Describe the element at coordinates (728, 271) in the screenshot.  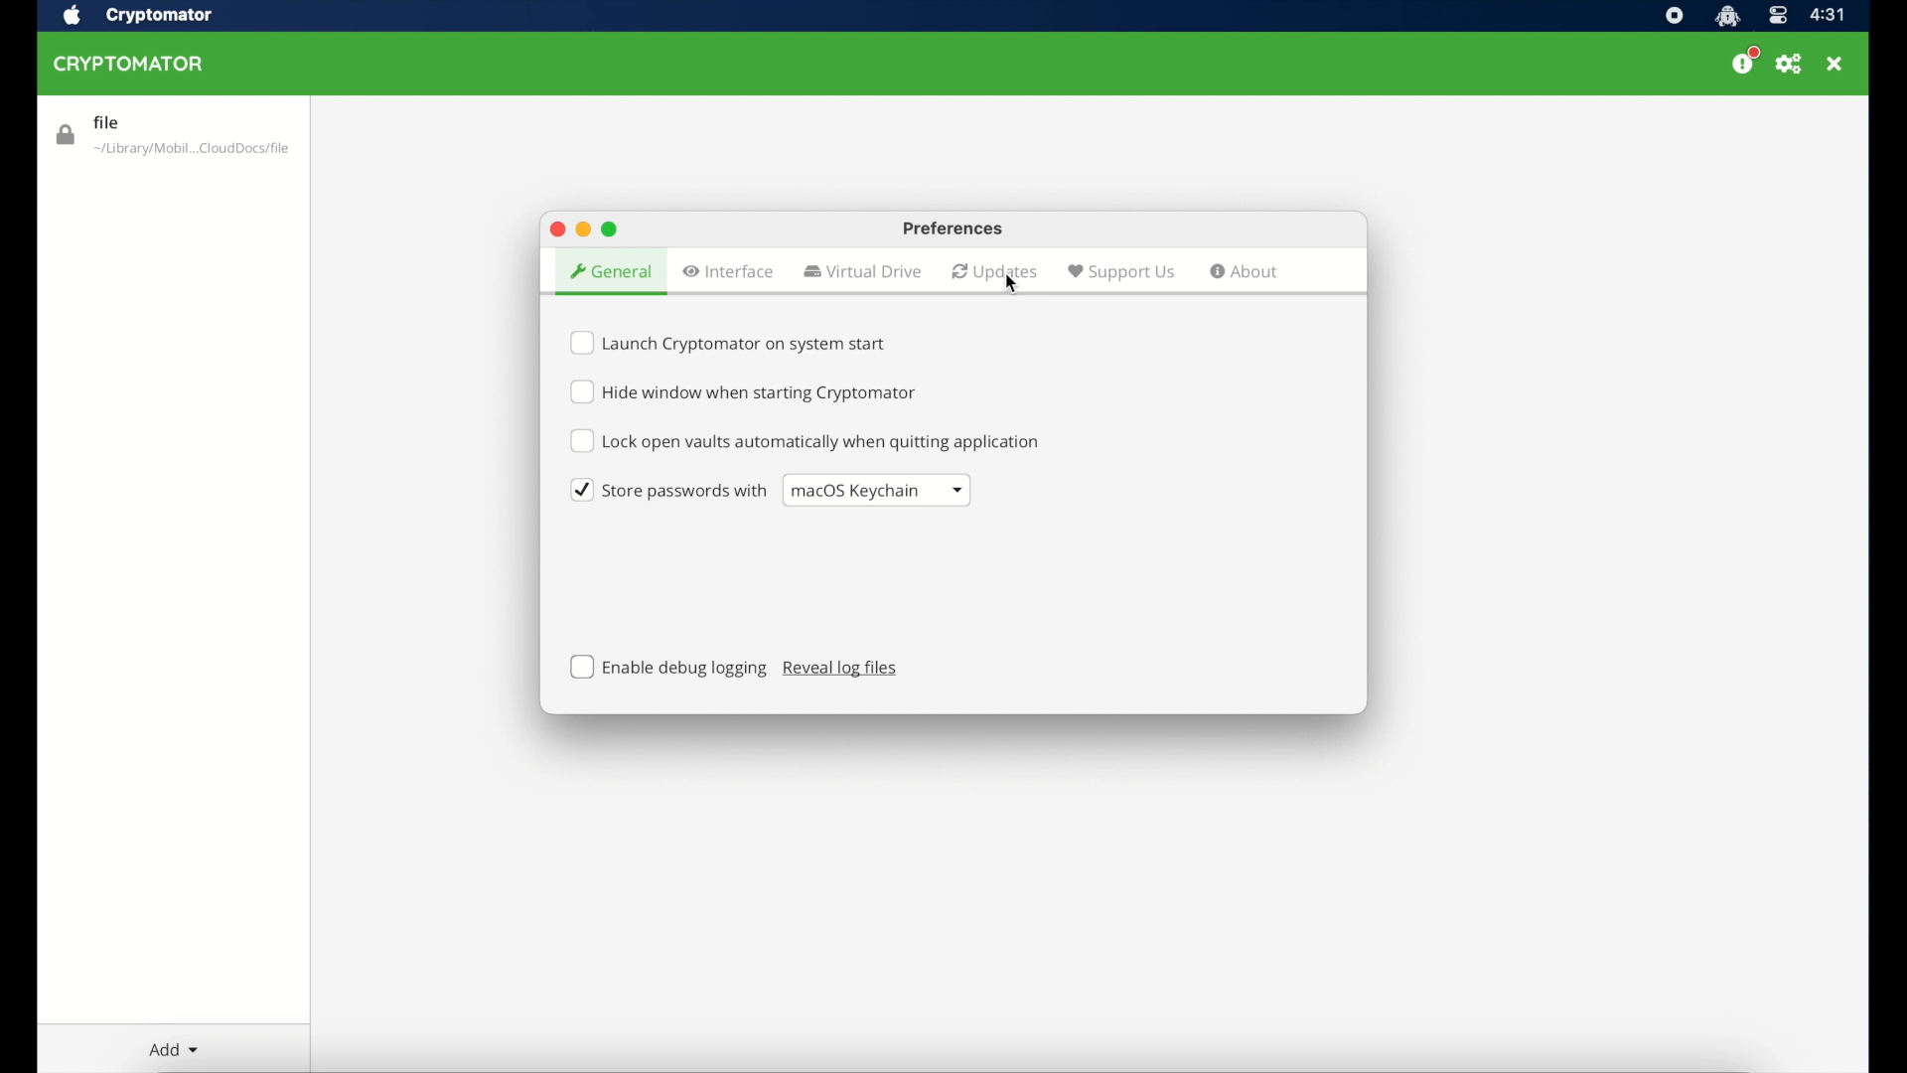
I see `interface` at that location.